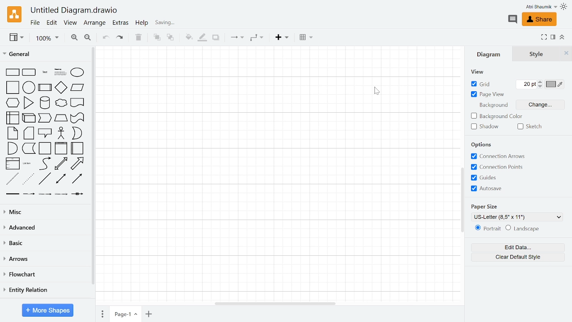  What do you see at coordinates (126, 314) in the screenshot?
I see `Current page` at bounding box center [126, 314].